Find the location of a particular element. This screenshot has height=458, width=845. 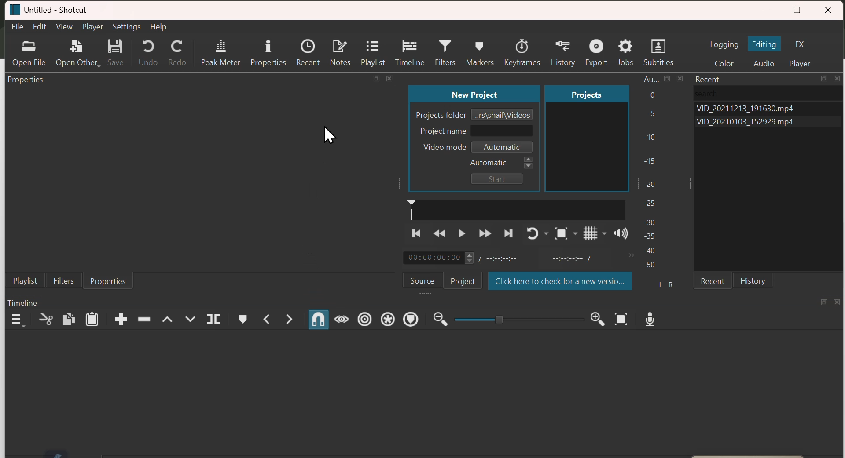

paste is located at coordinates (92, 319).